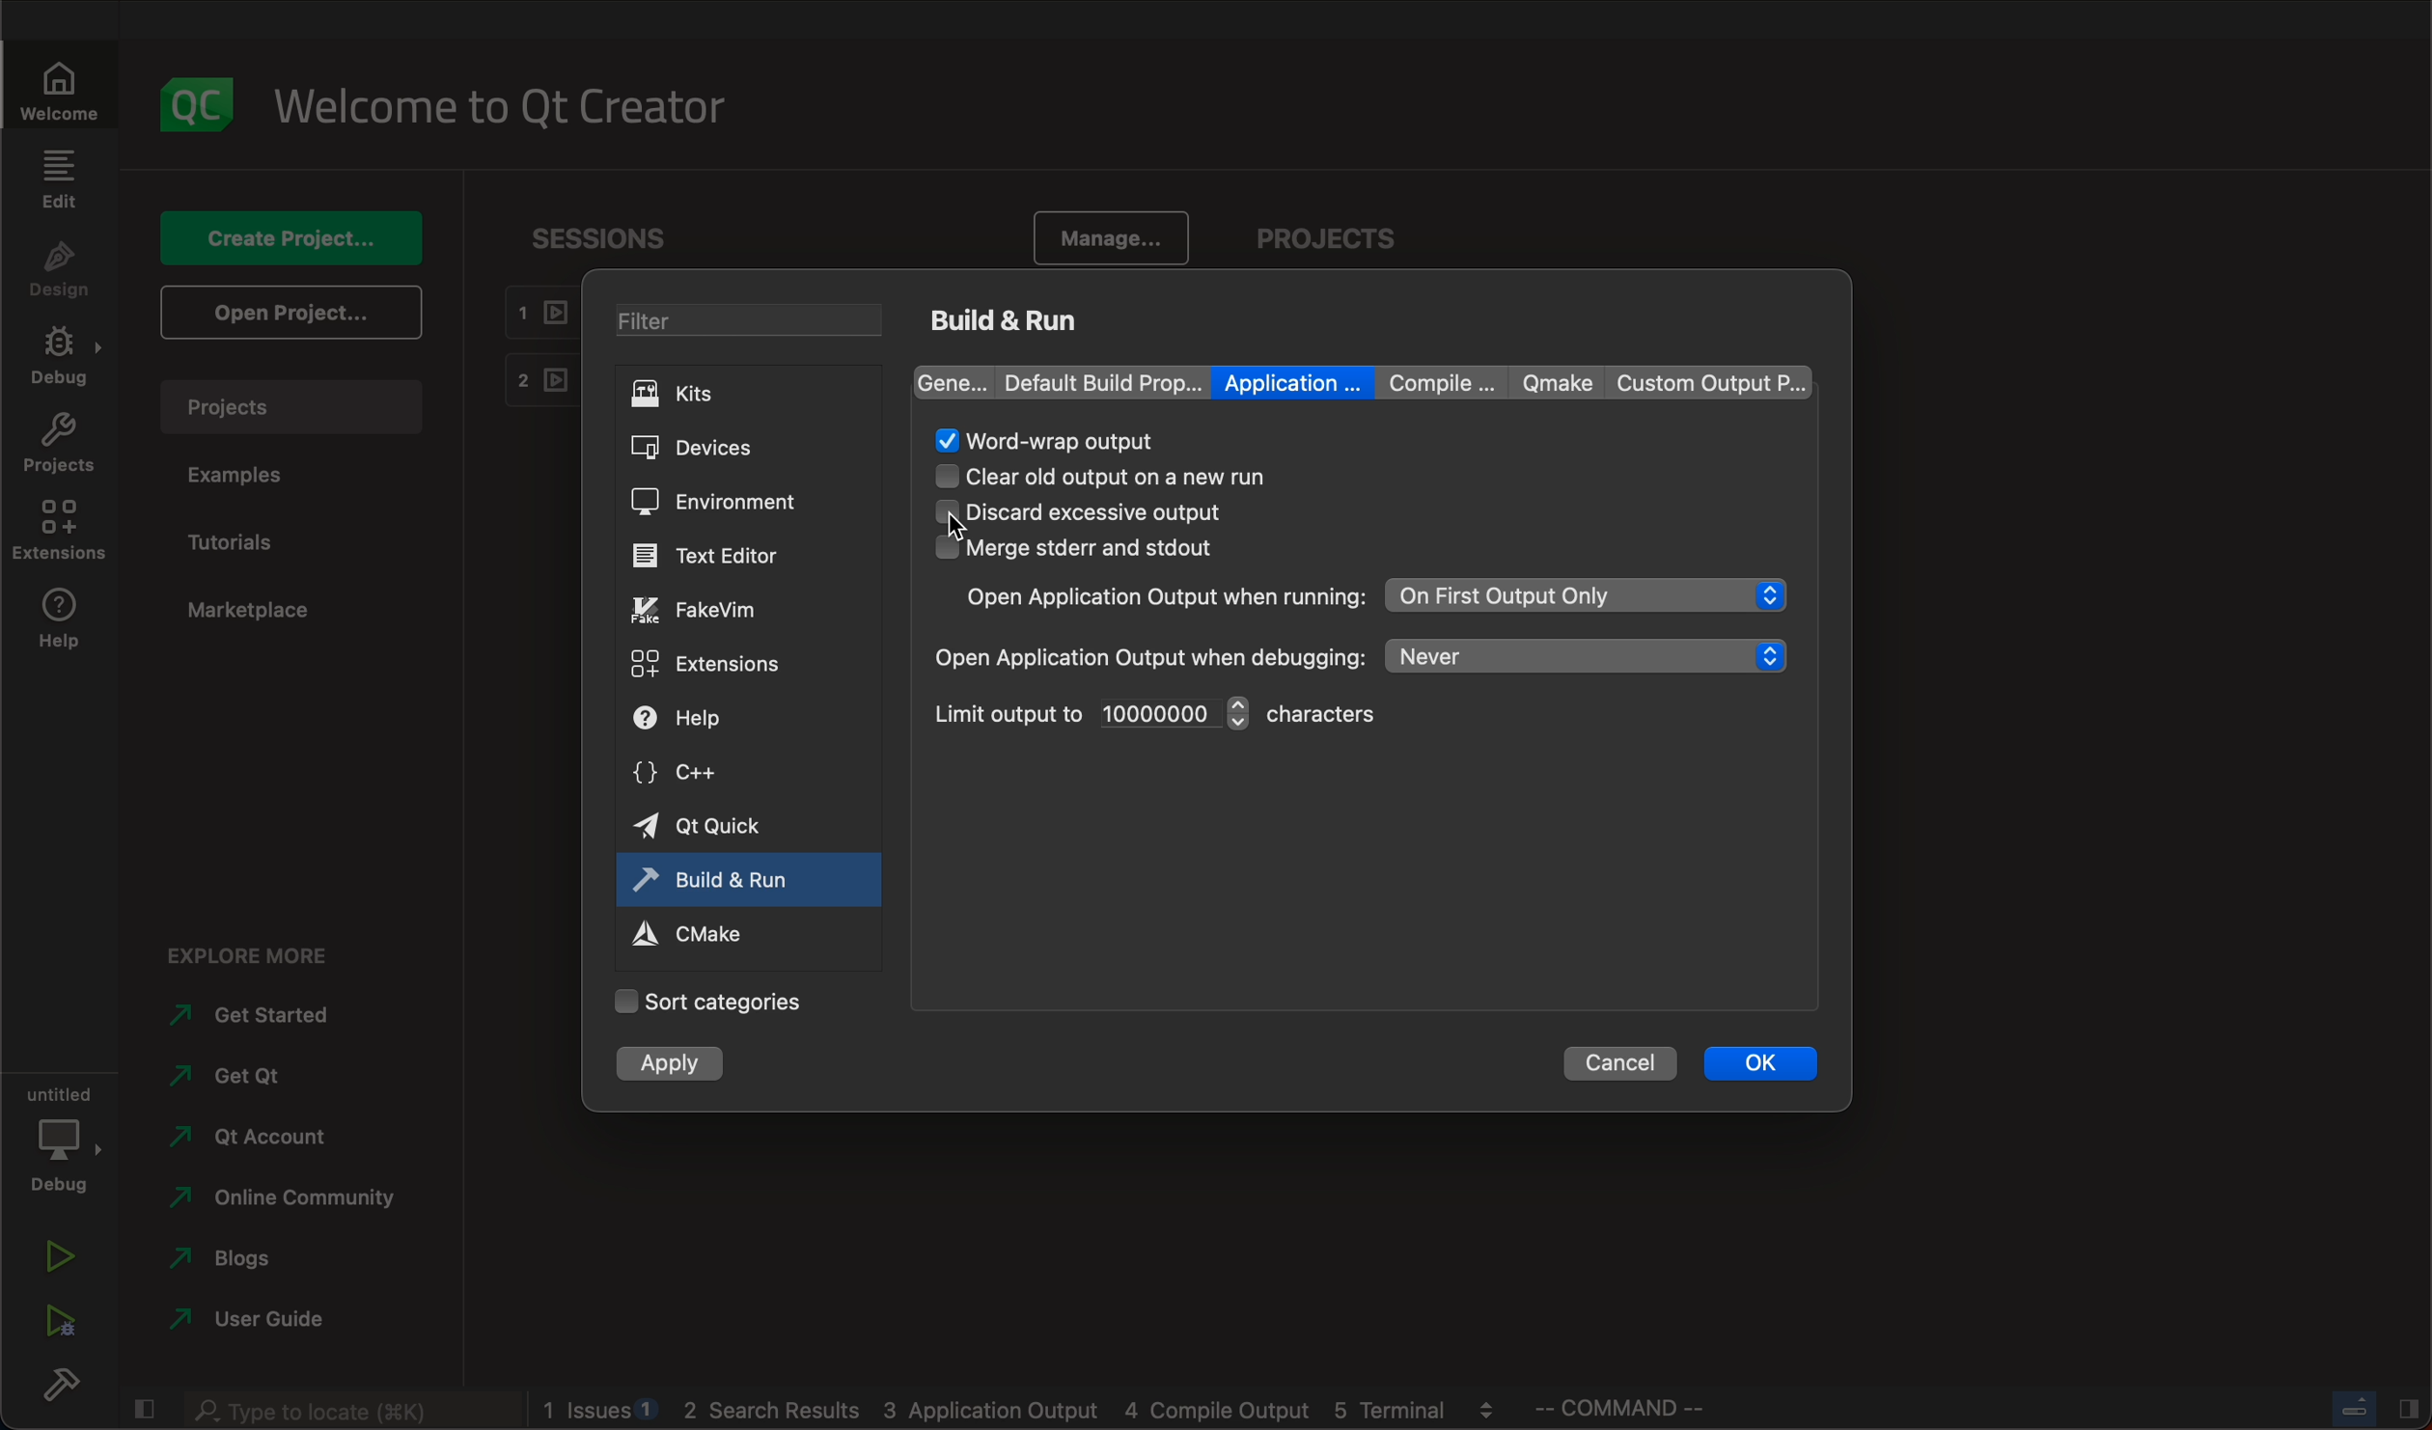  Describe the element at coordinates (51, 622) in the screenshot. I see `help` at that location.